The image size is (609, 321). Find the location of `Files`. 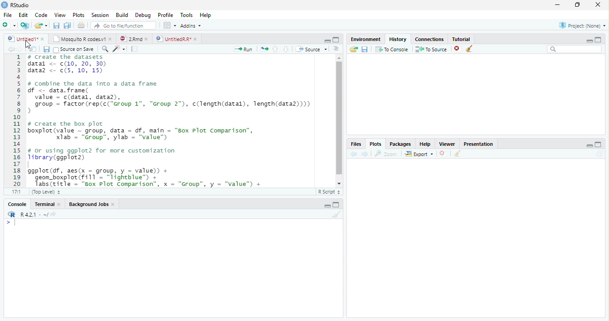

Files is located at coordinates (357, 144).